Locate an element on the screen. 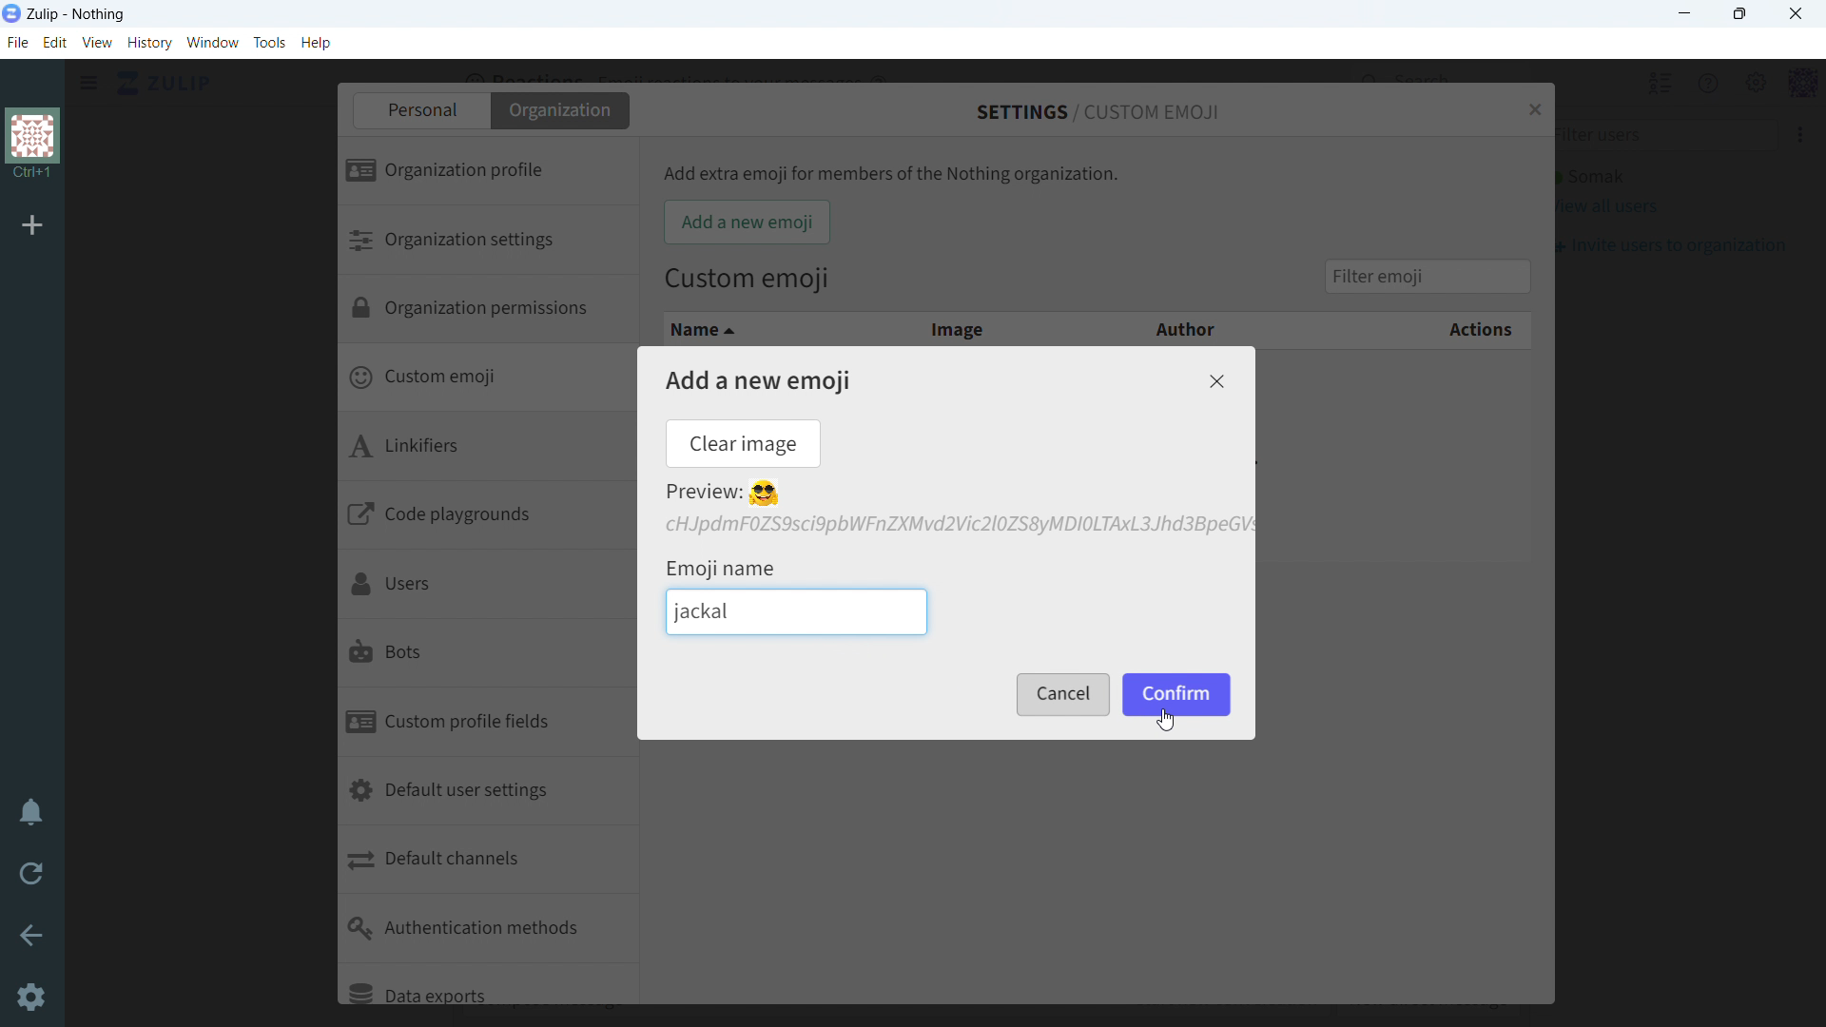 Image resolution: width=1826 pixels, height=1027 pixels. preview is located at coordinates (723, 494).